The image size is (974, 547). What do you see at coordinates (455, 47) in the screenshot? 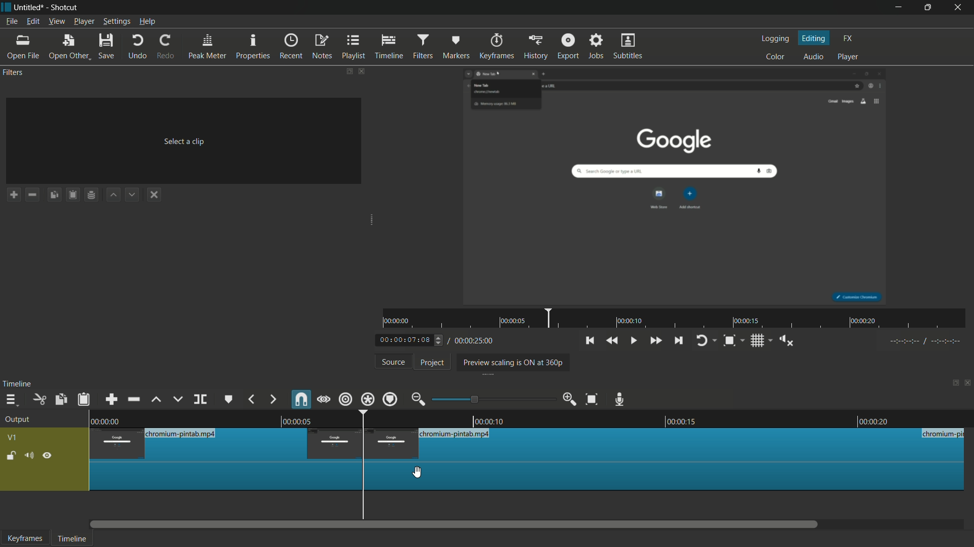
I see `markers` at bounding box center [455, 47].